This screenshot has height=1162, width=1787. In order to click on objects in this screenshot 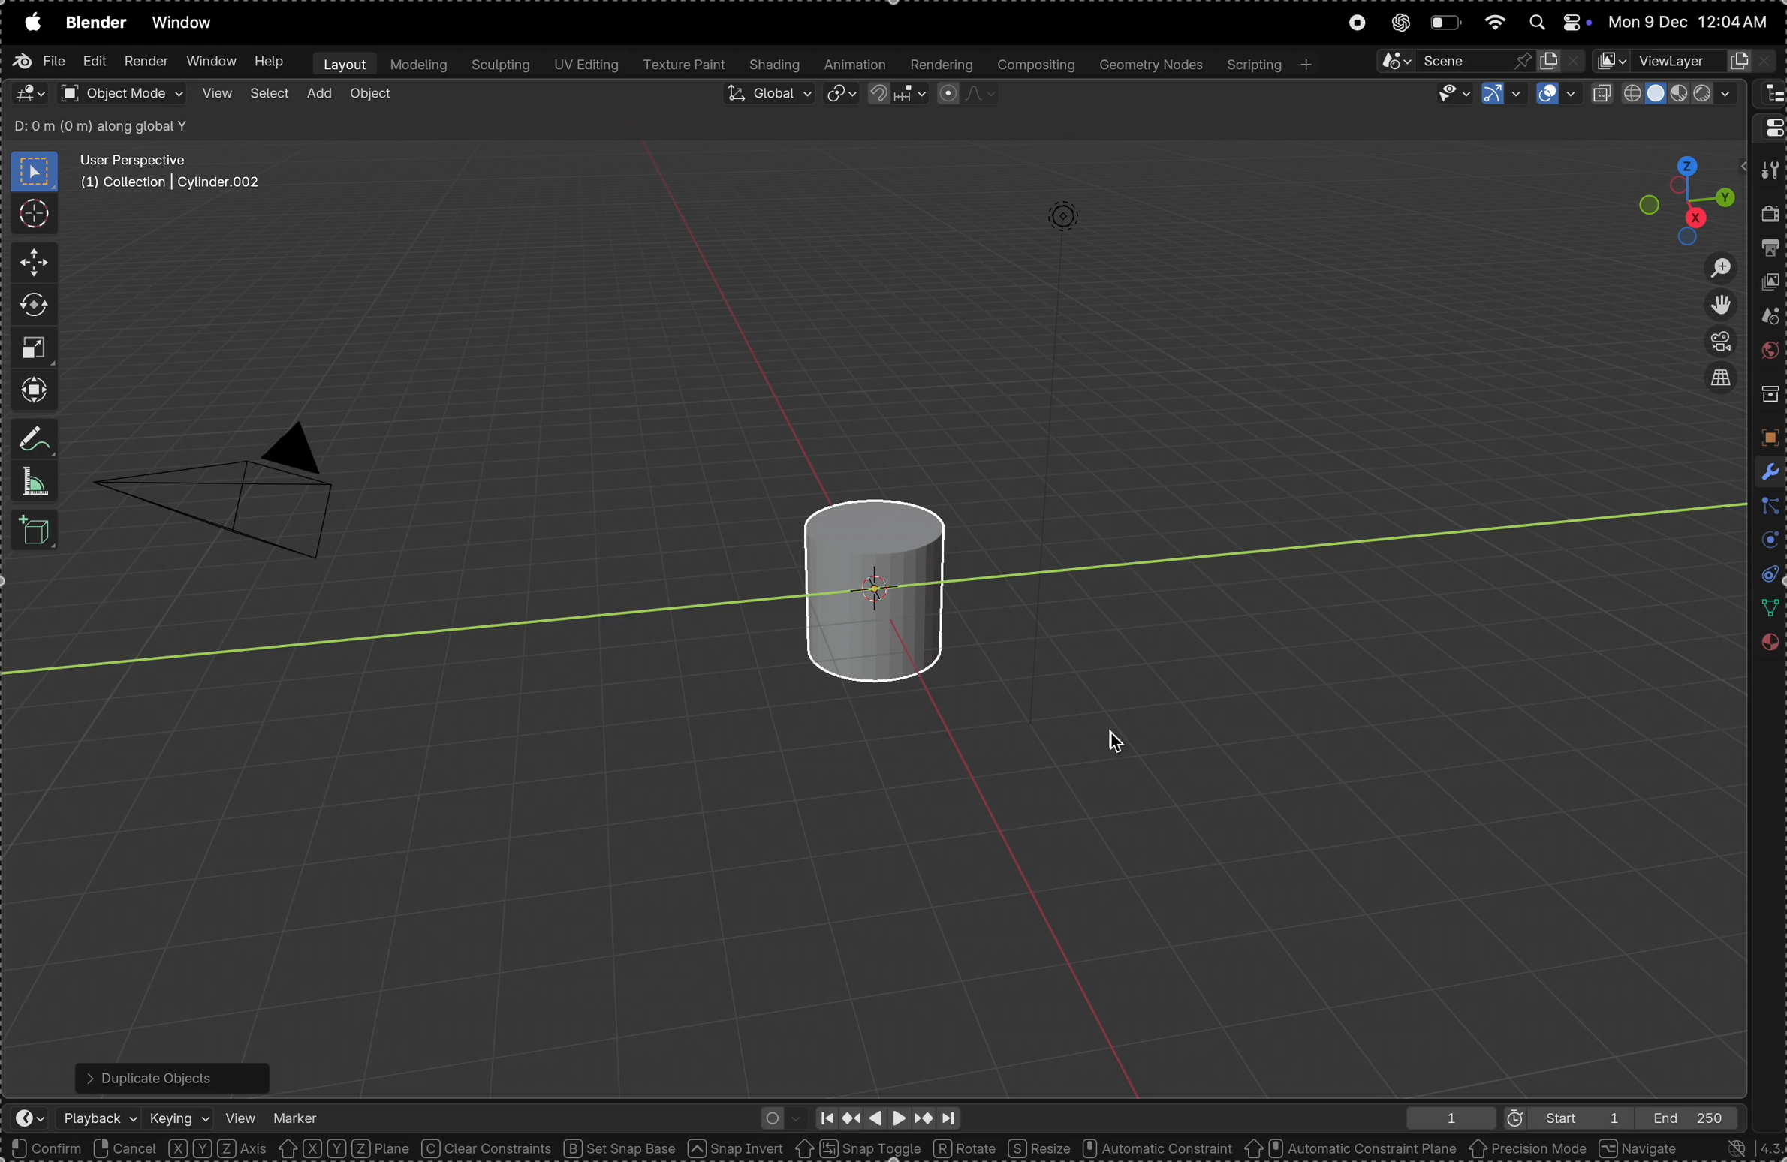, I will do `click(1766, 437)`.